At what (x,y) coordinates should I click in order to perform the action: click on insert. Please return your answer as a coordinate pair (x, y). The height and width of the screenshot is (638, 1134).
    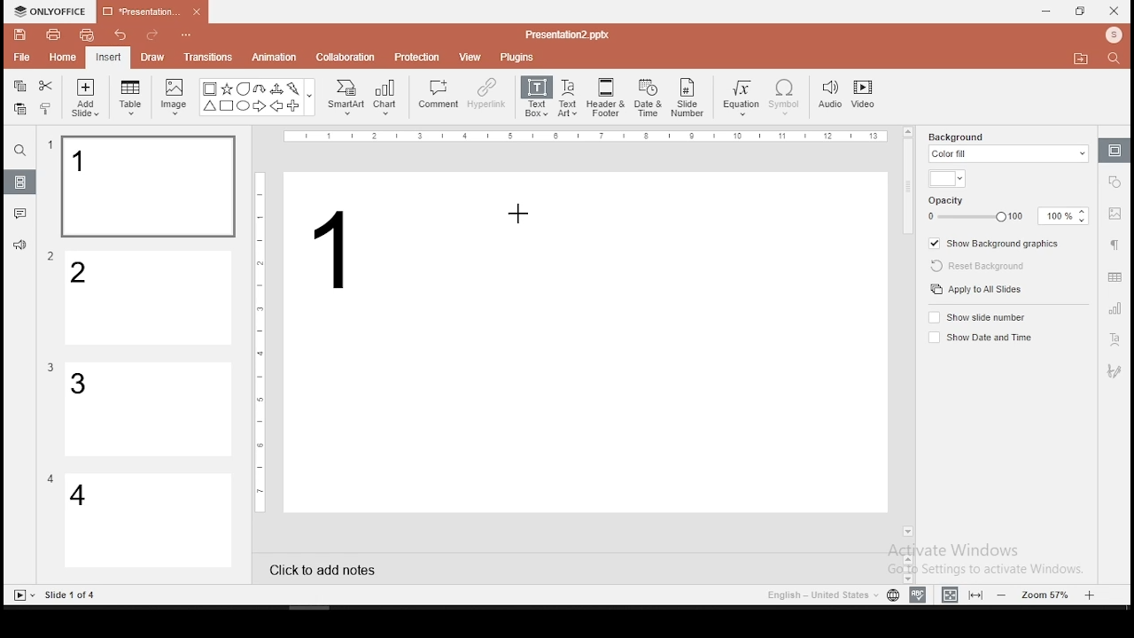
    Looking at the image, I should click on (107, 57).